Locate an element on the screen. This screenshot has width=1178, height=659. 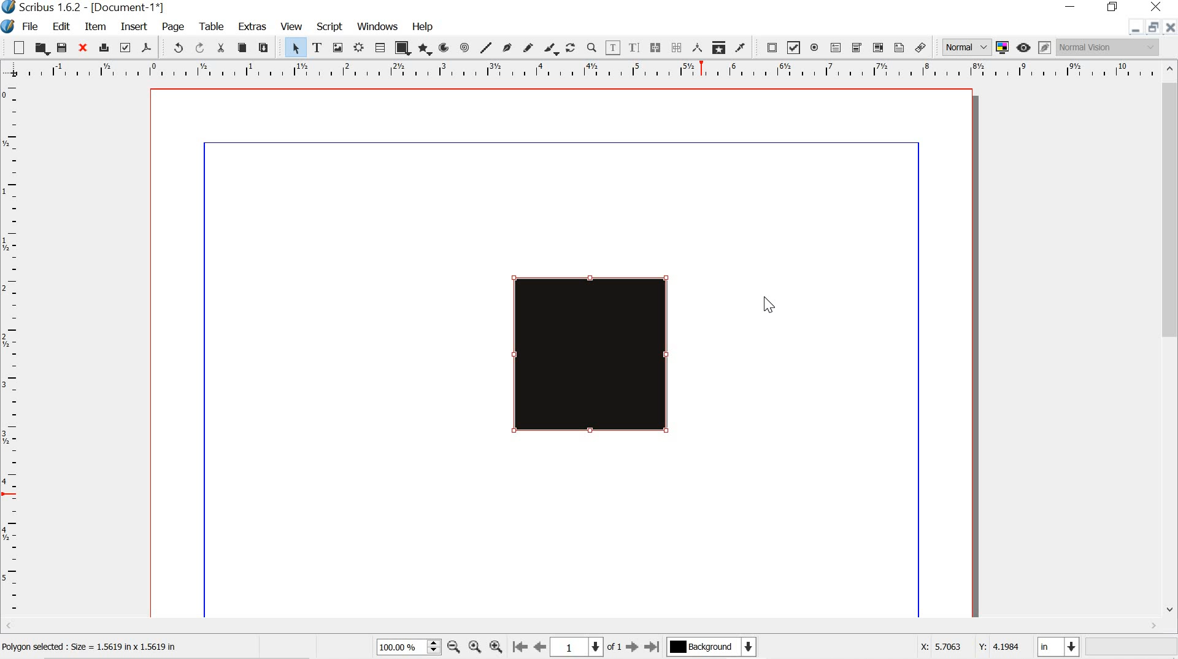
in is located at coordinates (1059, 647).